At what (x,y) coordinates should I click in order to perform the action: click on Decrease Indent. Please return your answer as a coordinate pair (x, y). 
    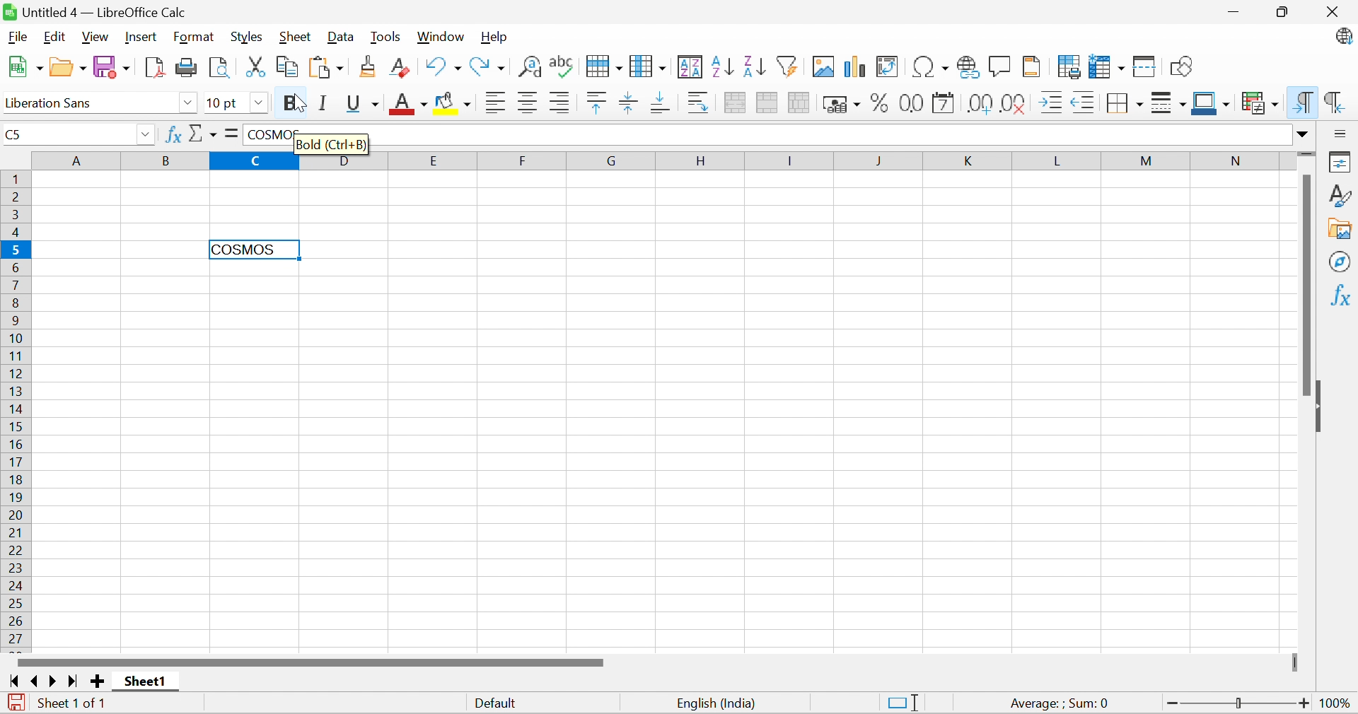
    Looking at the image, I should click on (1083, 103).